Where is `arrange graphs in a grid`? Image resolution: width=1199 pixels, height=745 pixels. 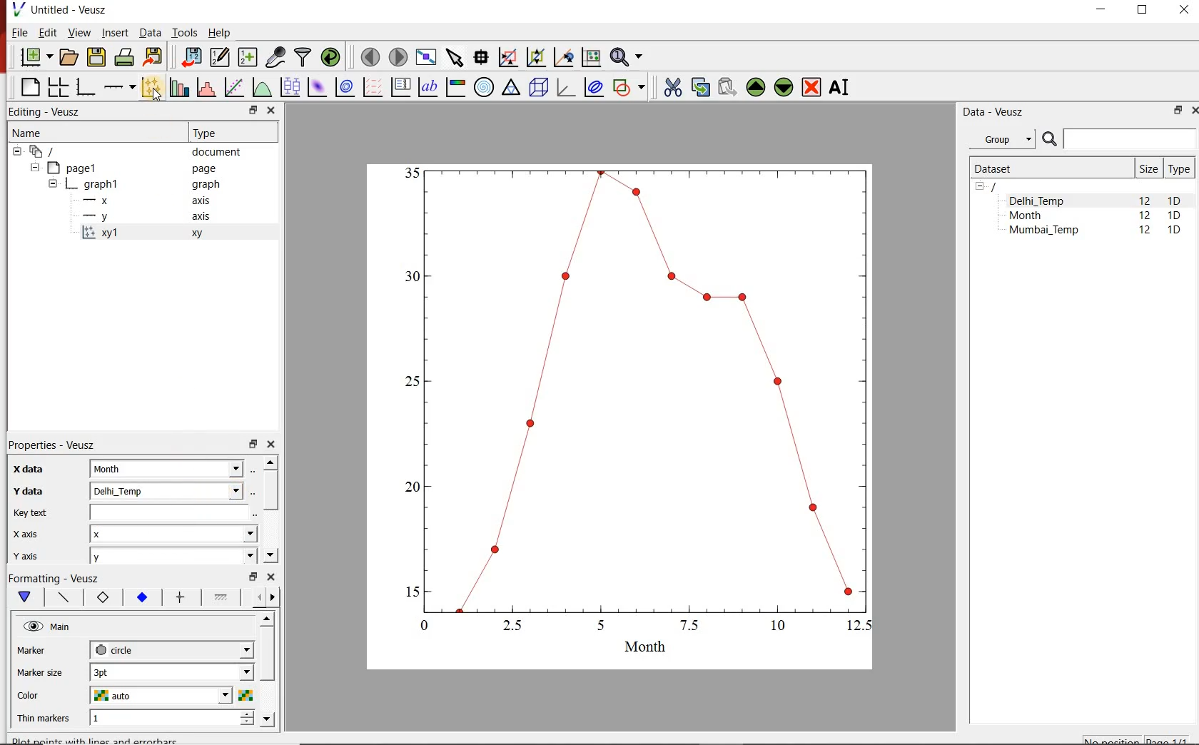
arrange graphs in a grid is located at coordinates (57, 87).